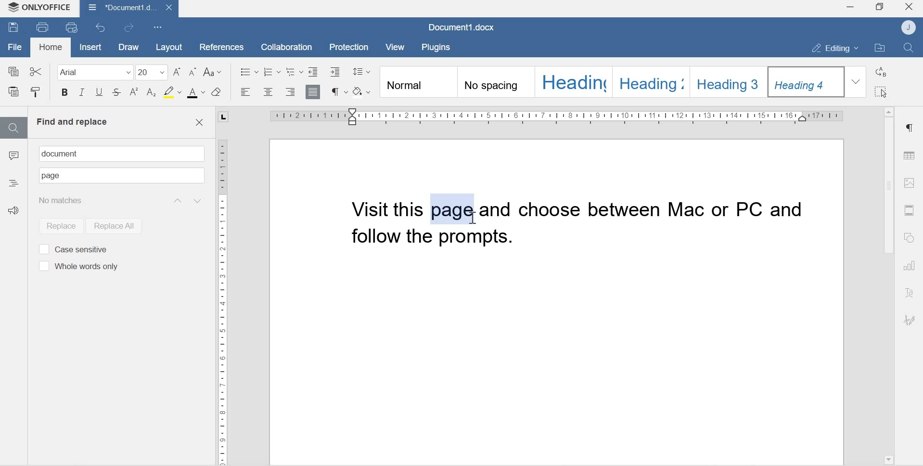  I want to click on Onlyoffice, so click(40, 8).